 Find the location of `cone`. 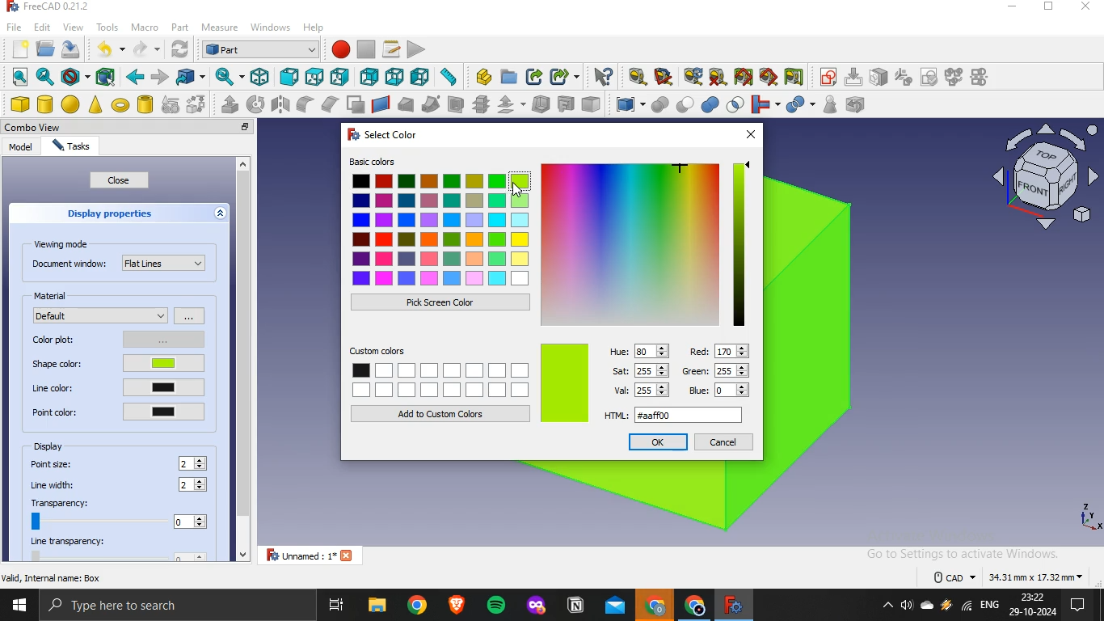

cone is located at coordinates (95, 104).